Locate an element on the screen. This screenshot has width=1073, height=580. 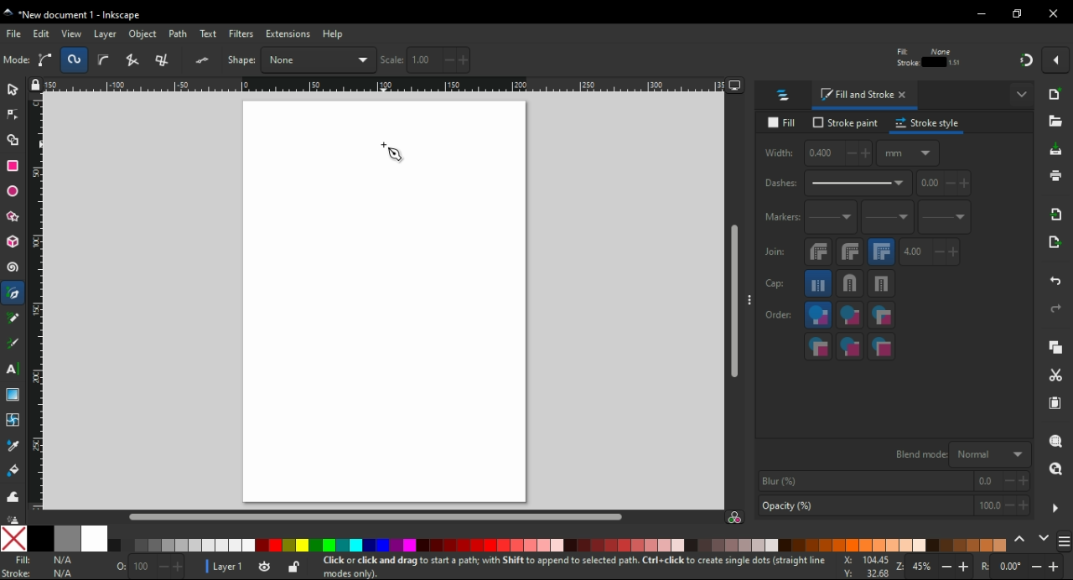
zoom drawing is located at coordinates (1055, 474).